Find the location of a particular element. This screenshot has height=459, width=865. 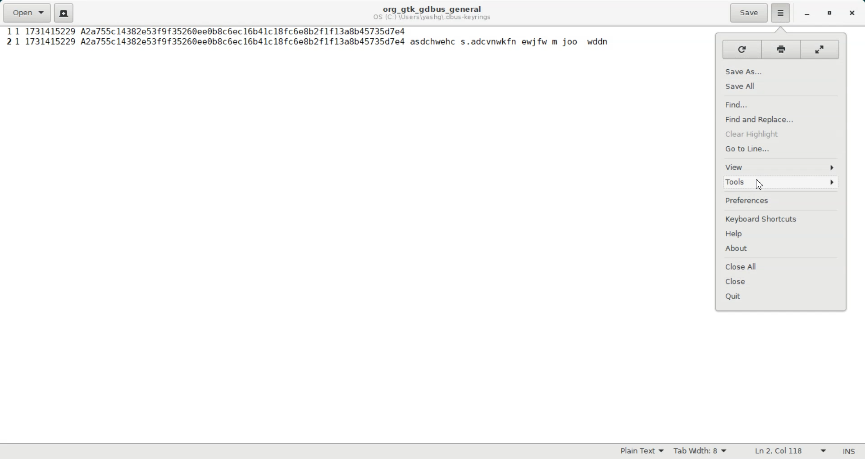

Create a new document is located at coordinates (64, 13).